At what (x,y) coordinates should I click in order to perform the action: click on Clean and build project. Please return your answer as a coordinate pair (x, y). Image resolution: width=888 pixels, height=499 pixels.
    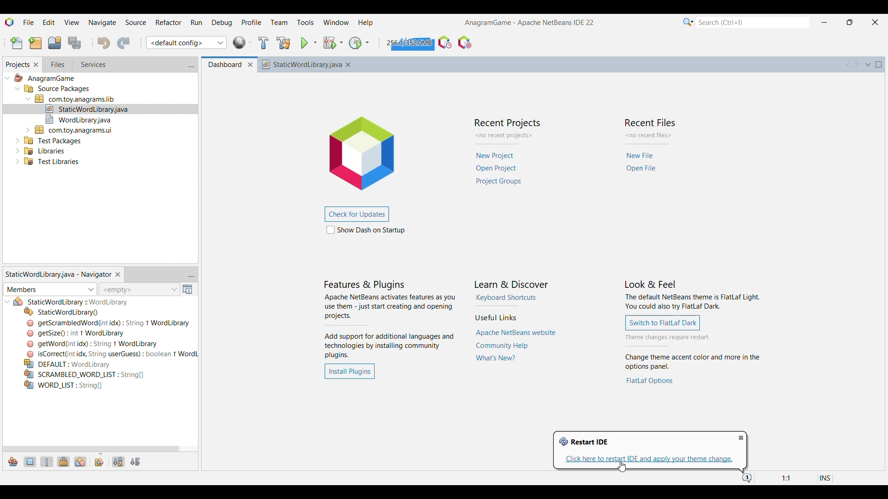
    Looking at the image, I should click on (284, 43).